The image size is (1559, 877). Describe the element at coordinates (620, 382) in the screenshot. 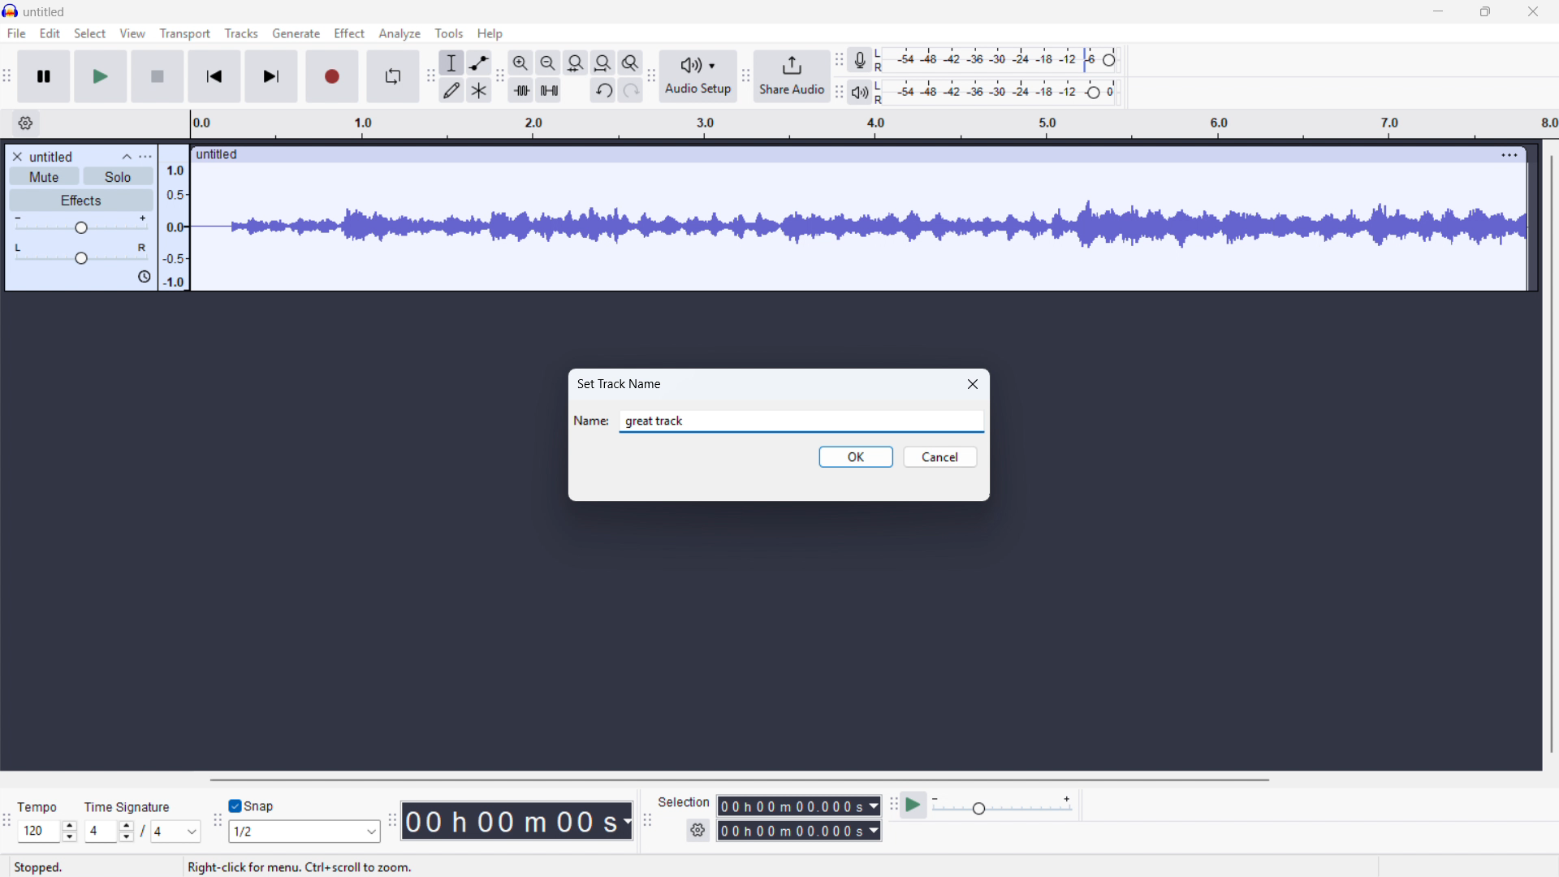

I see ` Set track name ` at that location.